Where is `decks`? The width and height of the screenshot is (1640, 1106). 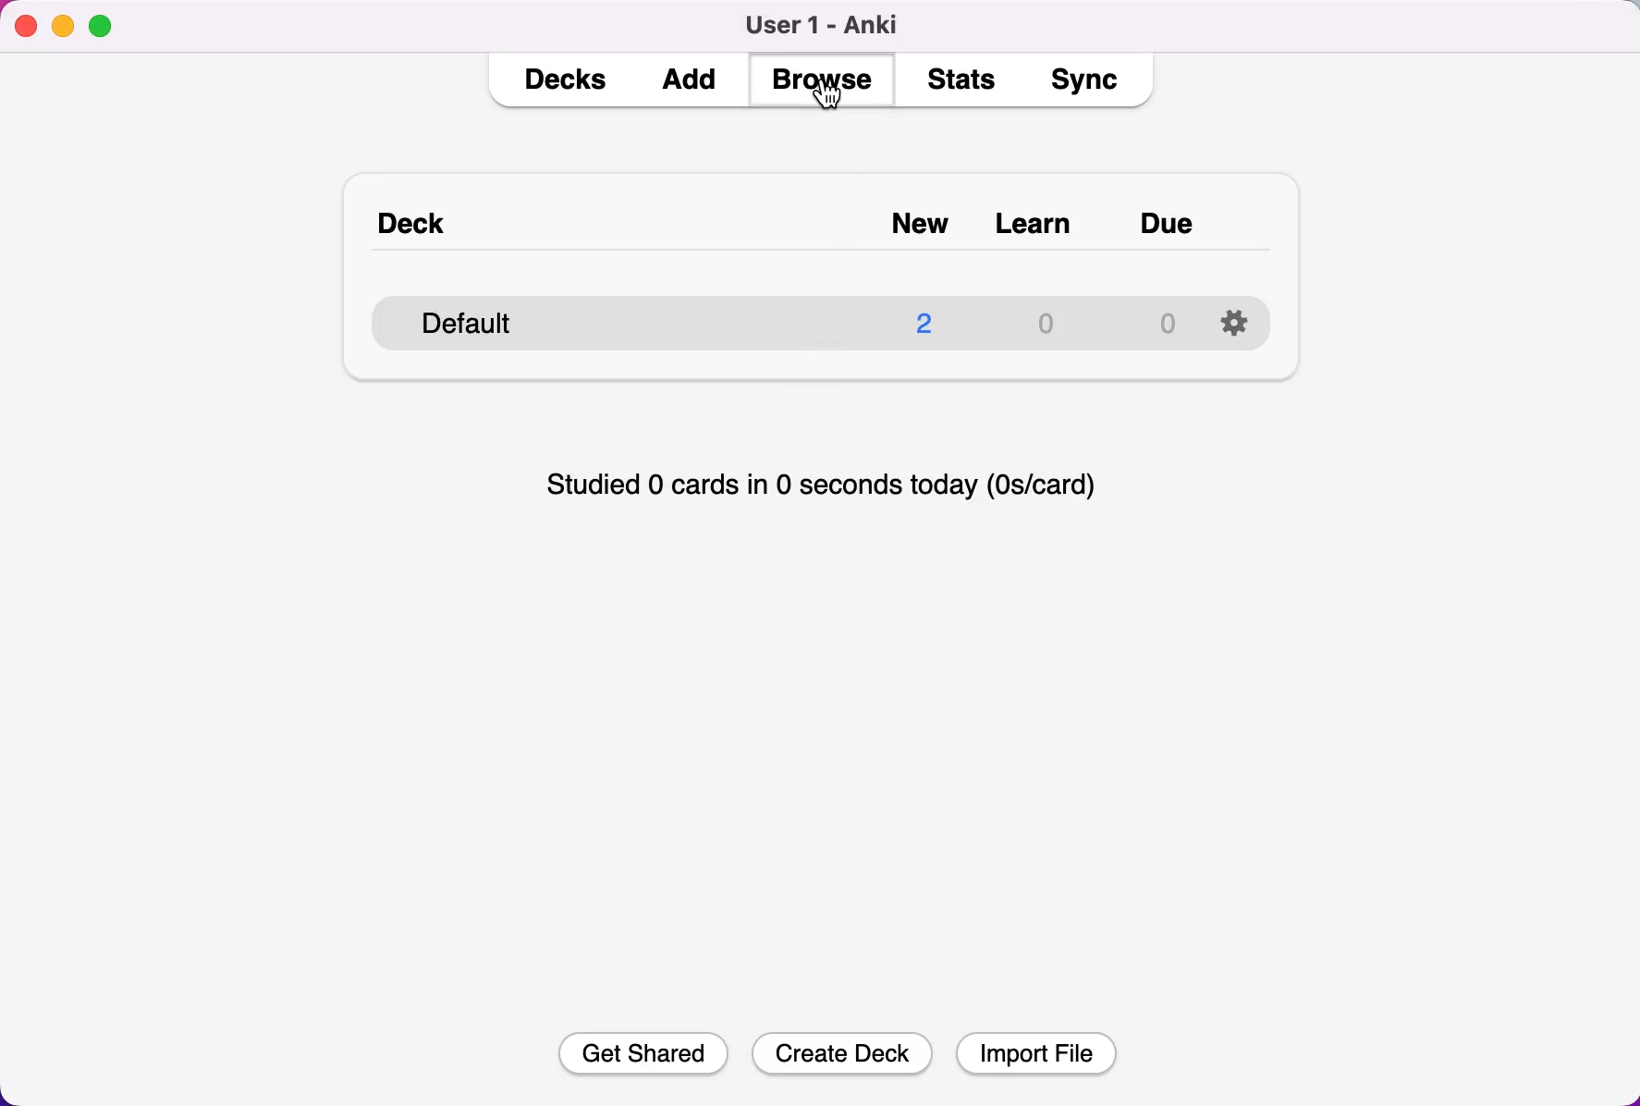 decks is located at coordinates (572, 85).